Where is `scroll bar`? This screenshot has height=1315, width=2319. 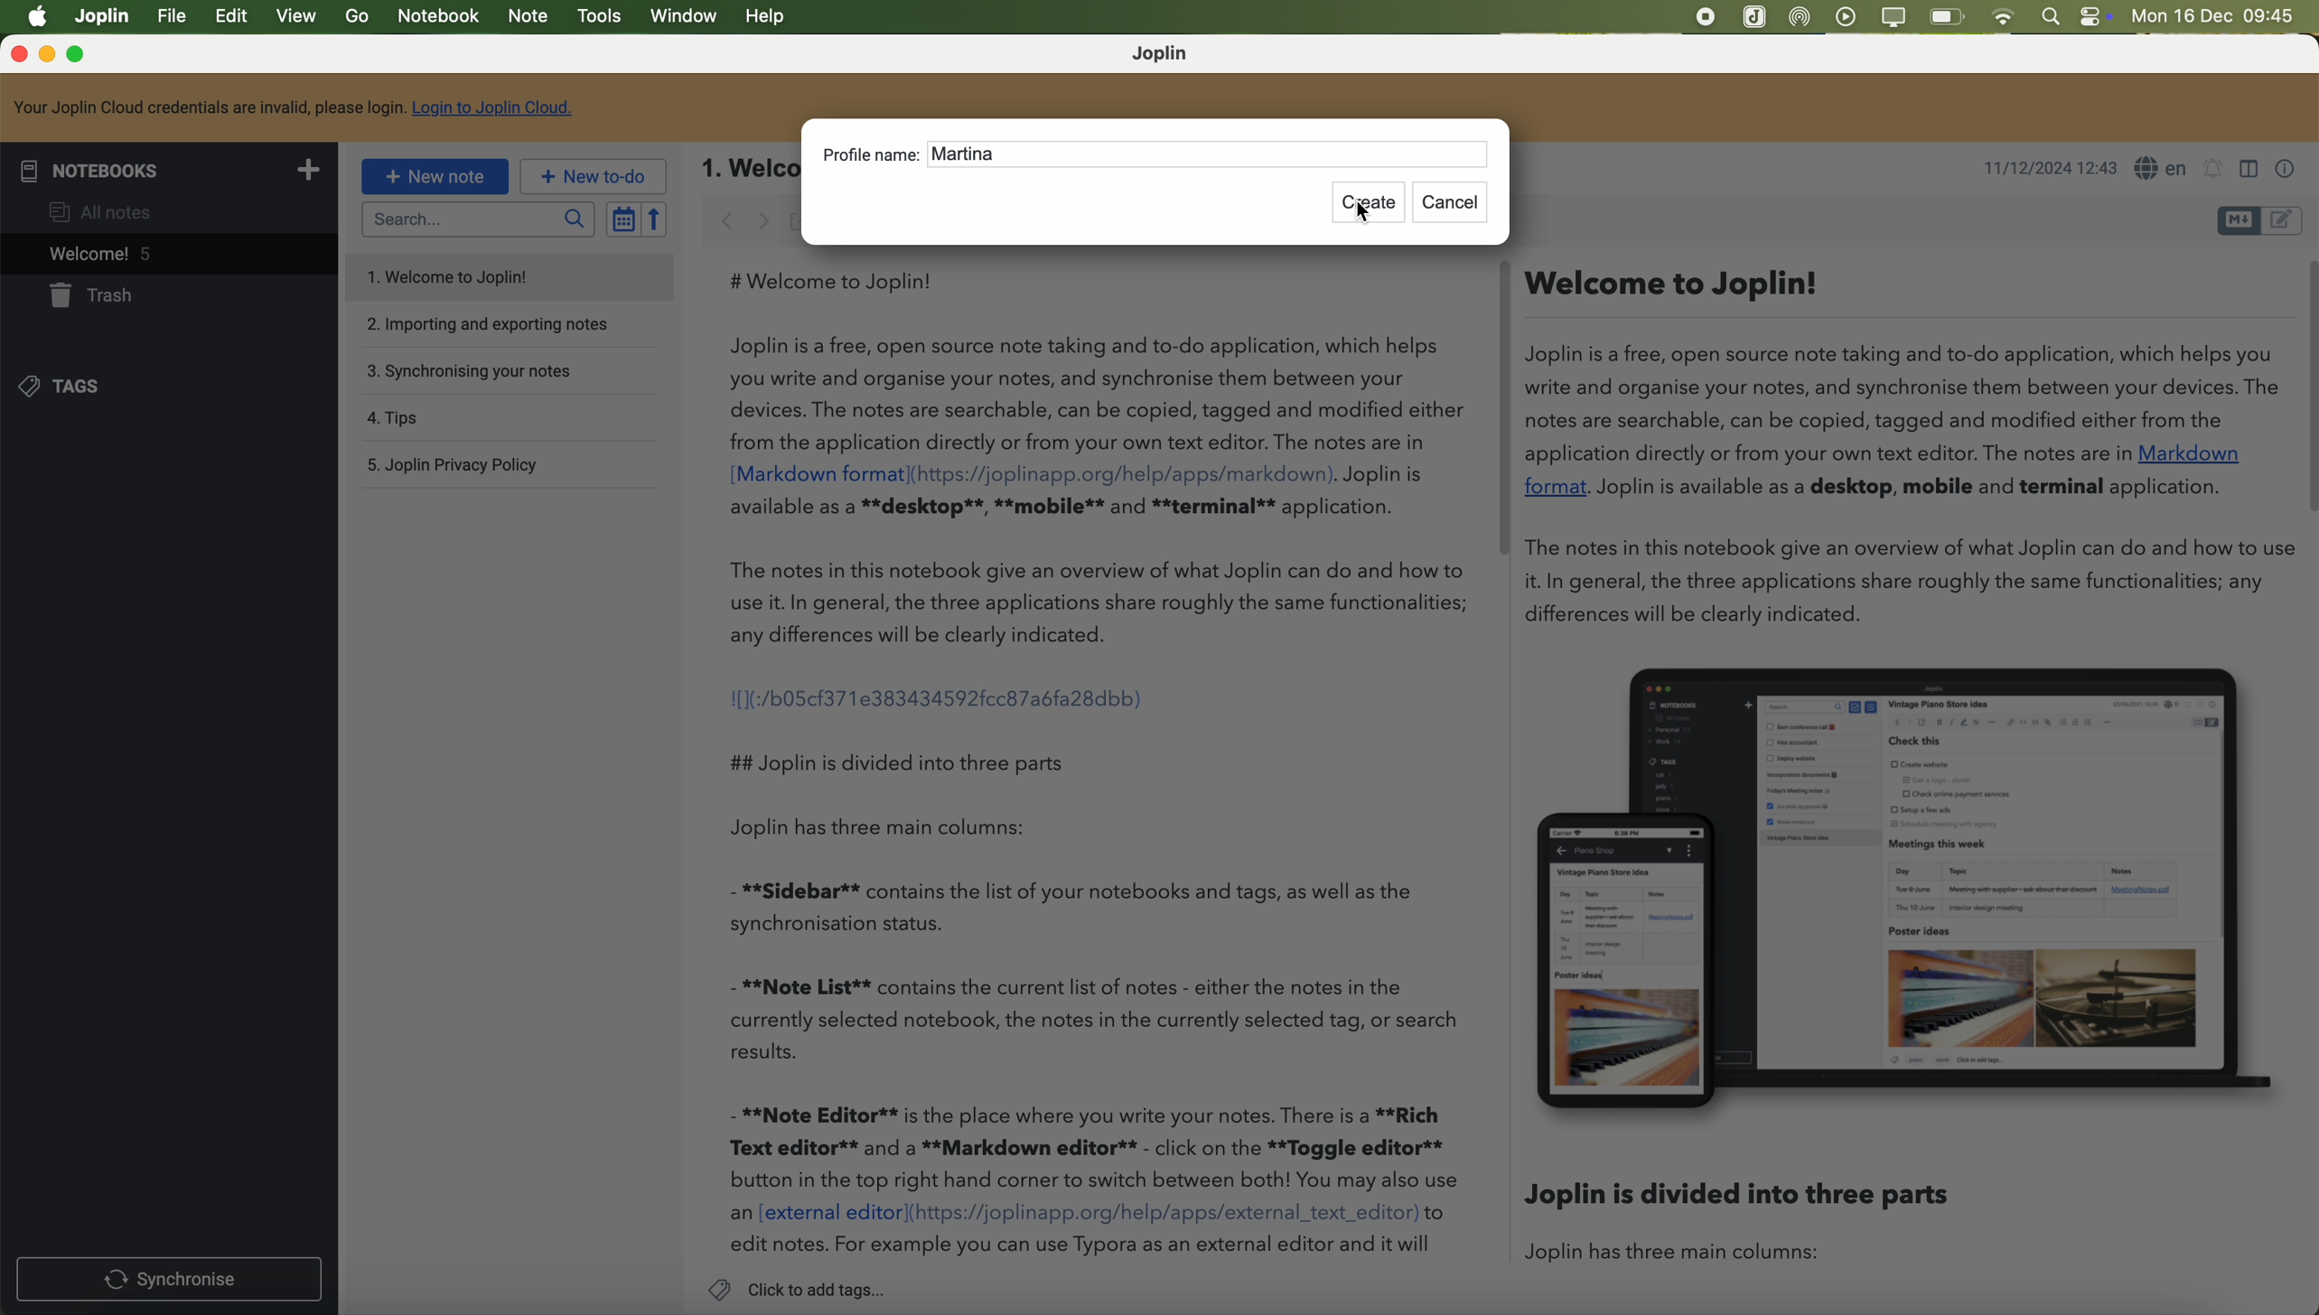 scroll bar is located at coordinates (1498, 407).